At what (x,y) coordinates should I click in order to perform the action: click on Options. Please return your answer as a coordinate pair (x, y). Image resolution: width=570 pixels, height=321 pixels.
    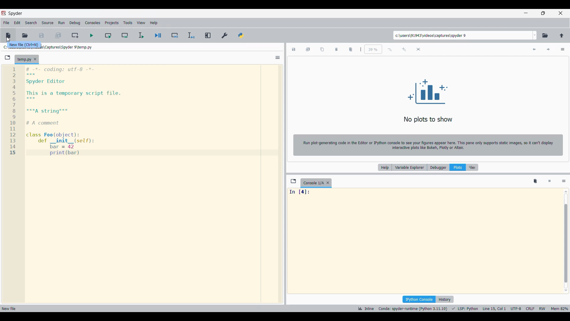
    Looking at the image, I should click on (278, 58).